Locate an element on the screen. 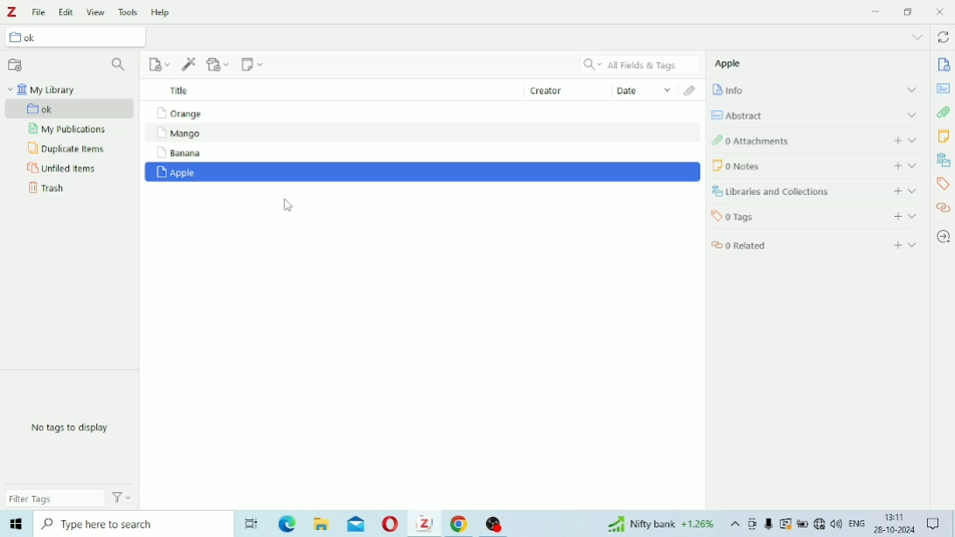  Add items by identifier is located at coordinates (189, 64).